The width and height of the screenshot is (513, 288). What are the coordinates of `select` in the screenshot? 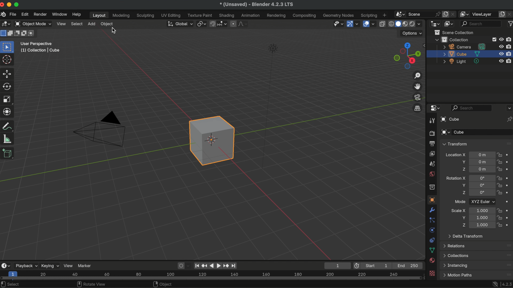 It's located at (77, 24).